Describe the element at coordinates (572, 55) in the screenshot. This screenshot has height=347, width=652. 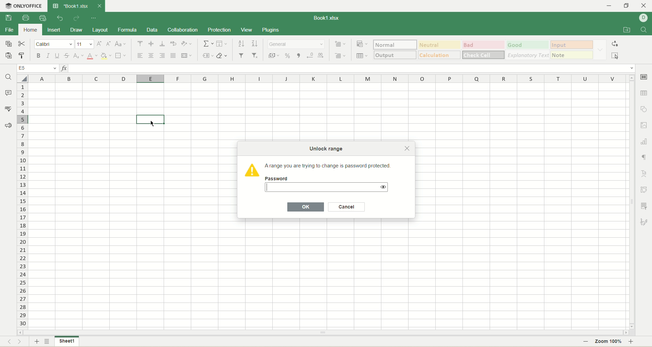
I see `note` at that location.